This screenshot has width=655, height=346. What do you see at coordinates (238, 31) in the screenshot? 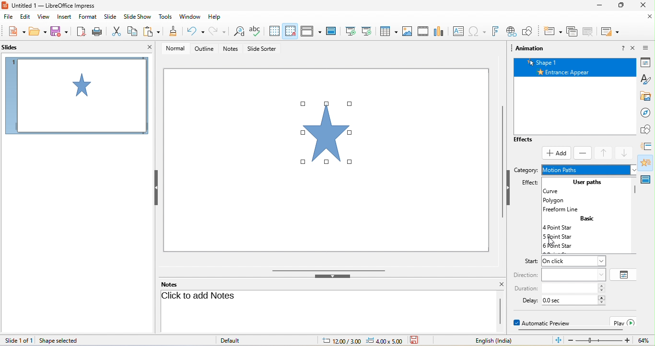
I see `find and replace` at bounding box center [238, 31].